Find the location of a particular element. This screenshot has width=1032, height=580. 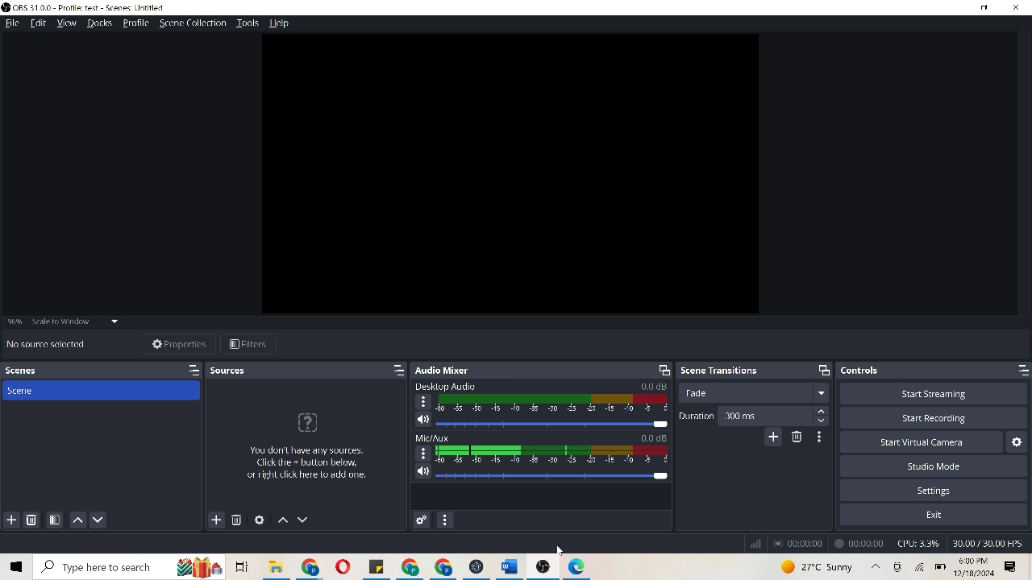

start virtual camera is located at coordinates (932, 445).